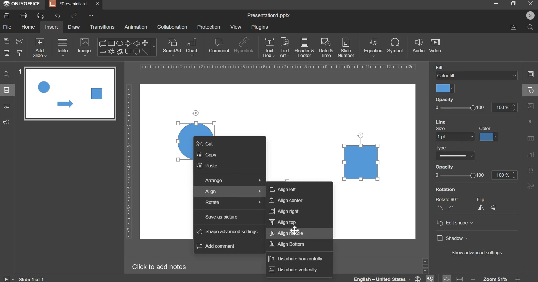 Image resolution: width=538 pixels, height=282 pixels. What do you see at coordinates (488, 137) in the screenshot?
I see `line color` at bounding box center [488, 137].